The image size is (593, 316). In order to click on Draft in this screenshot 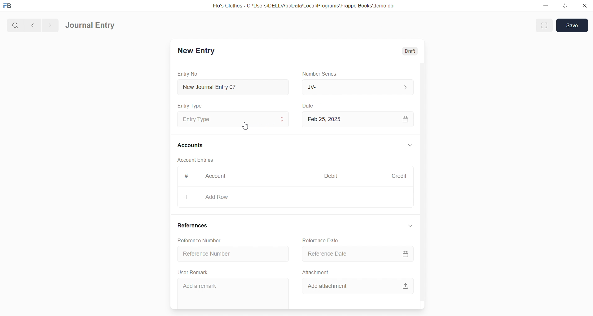, I will do `click(410, 50)`.